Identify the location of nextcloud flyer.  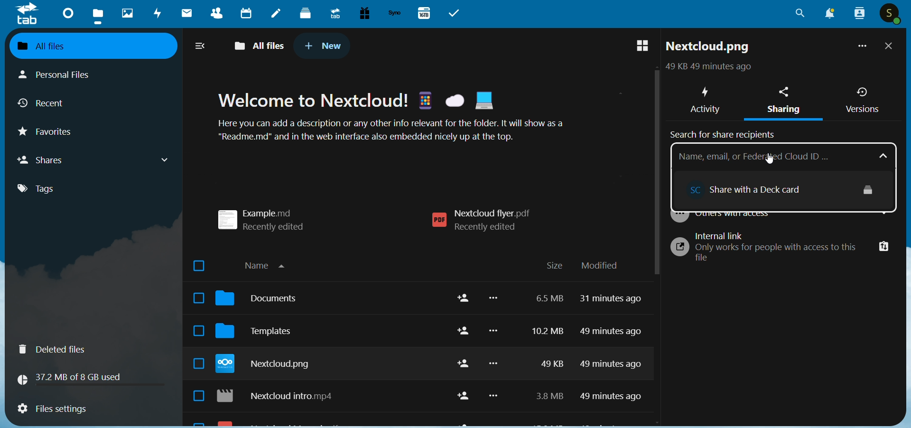
(486, 221).